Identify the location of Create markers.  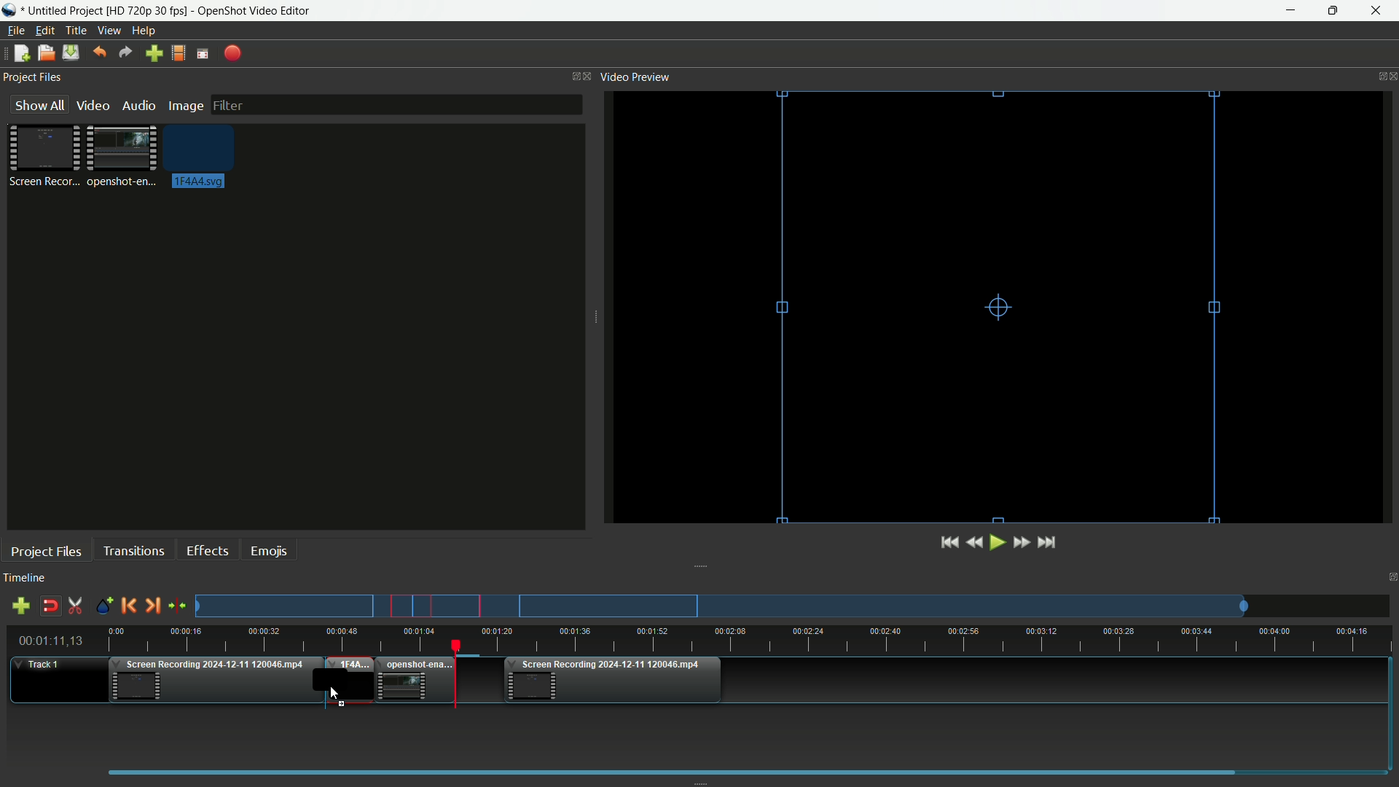
(100, 606).